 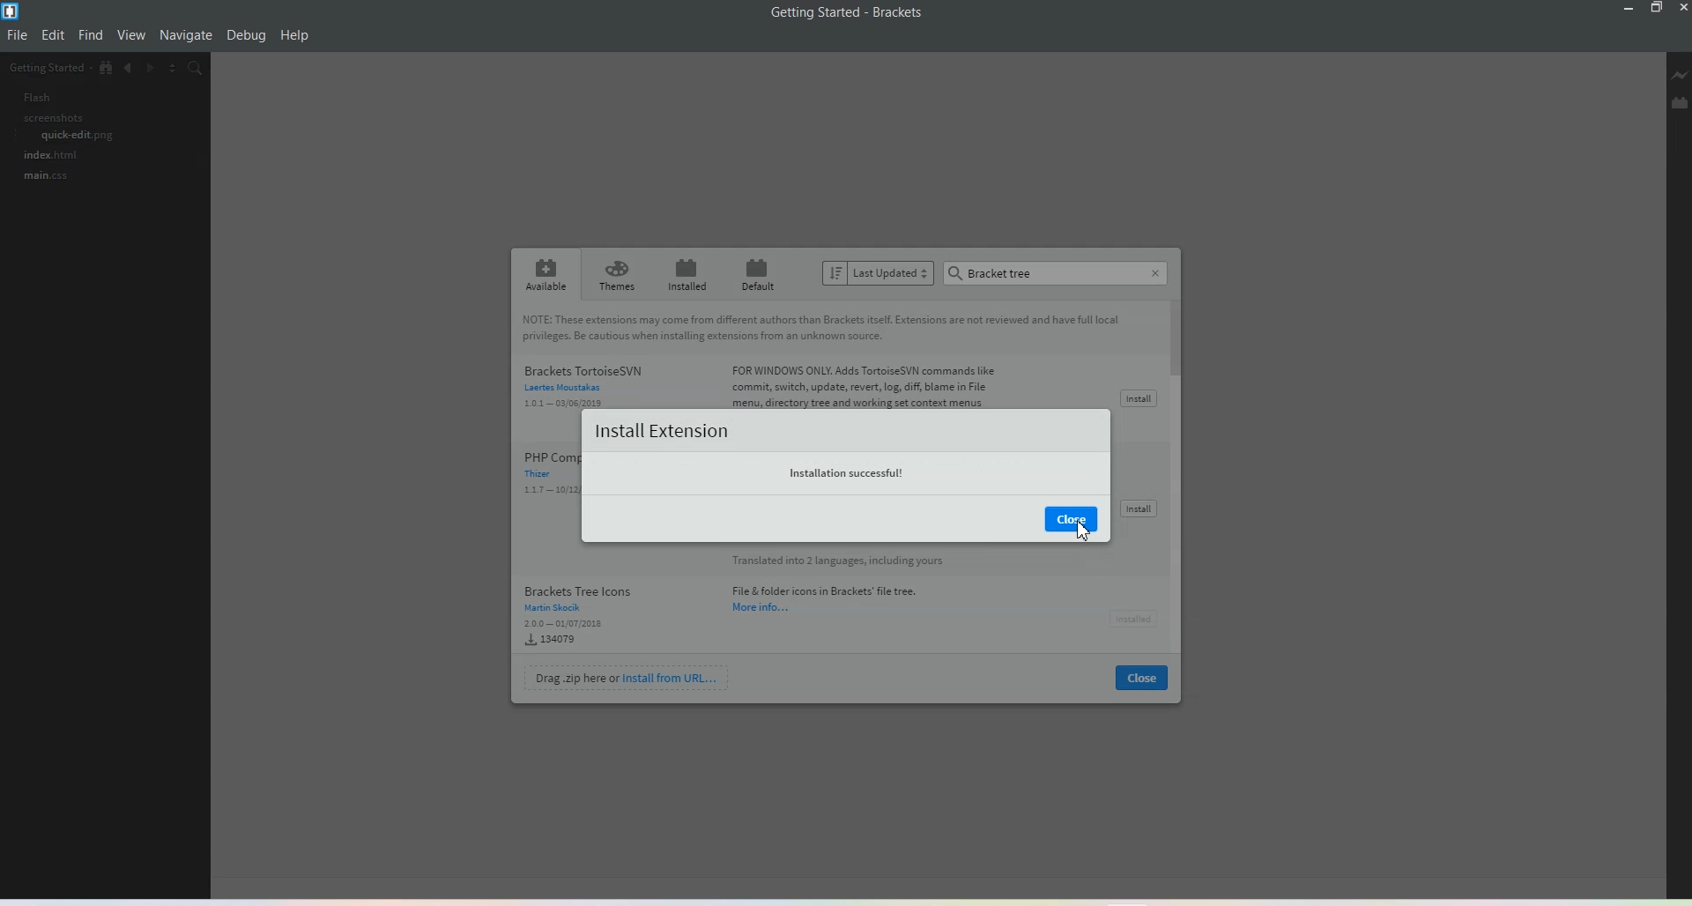 I want to click on Brackets TortoiseSVN, so click(x=767, y=382).